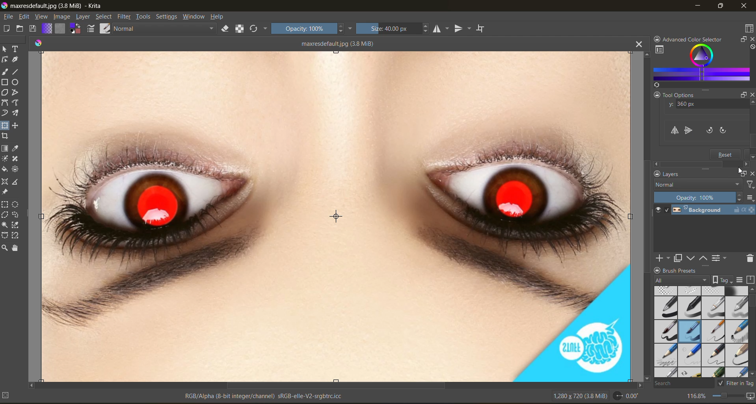 The image size is (756, 404). I want to click on filter in tag, so click(736, 383).